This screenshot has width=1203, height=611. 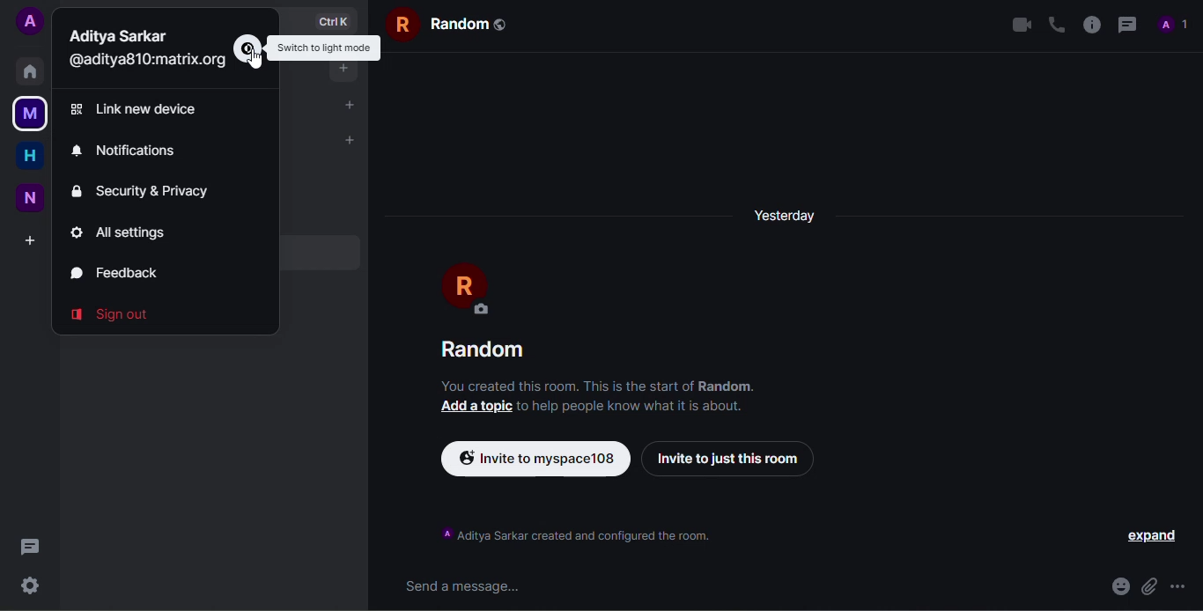 I want to click on send message, so click(x=469, y=585).